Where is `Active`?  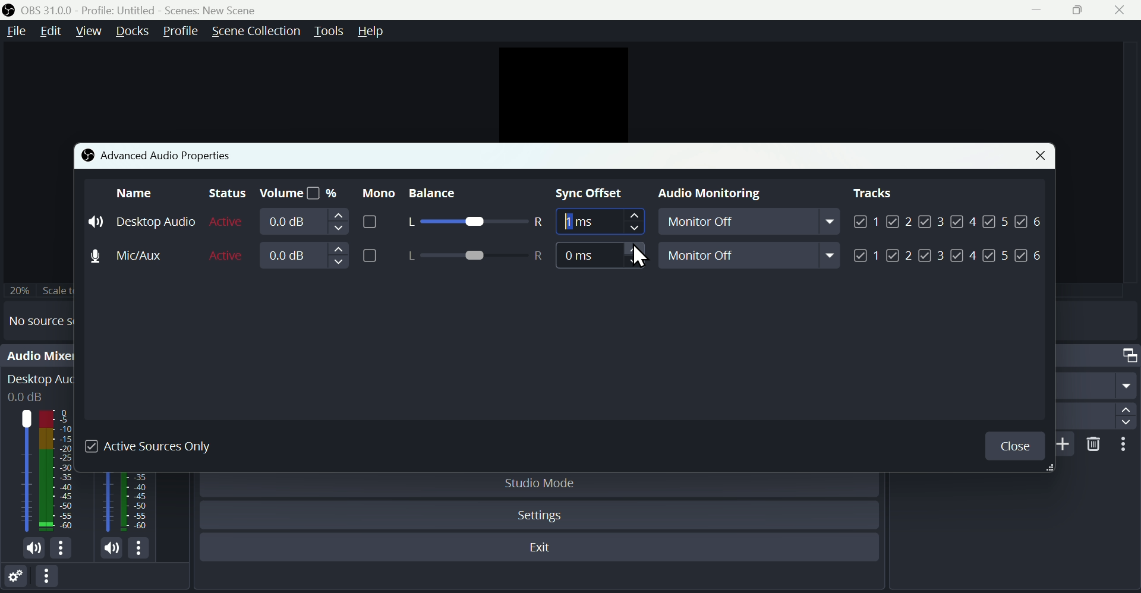 Active is located at coordinates (228, 254).